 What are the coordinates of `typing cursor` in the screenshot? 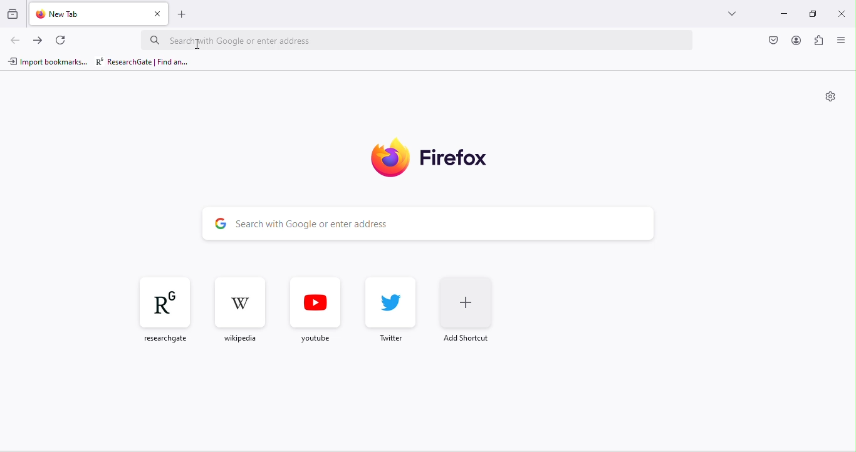 It's located at (199, 43).